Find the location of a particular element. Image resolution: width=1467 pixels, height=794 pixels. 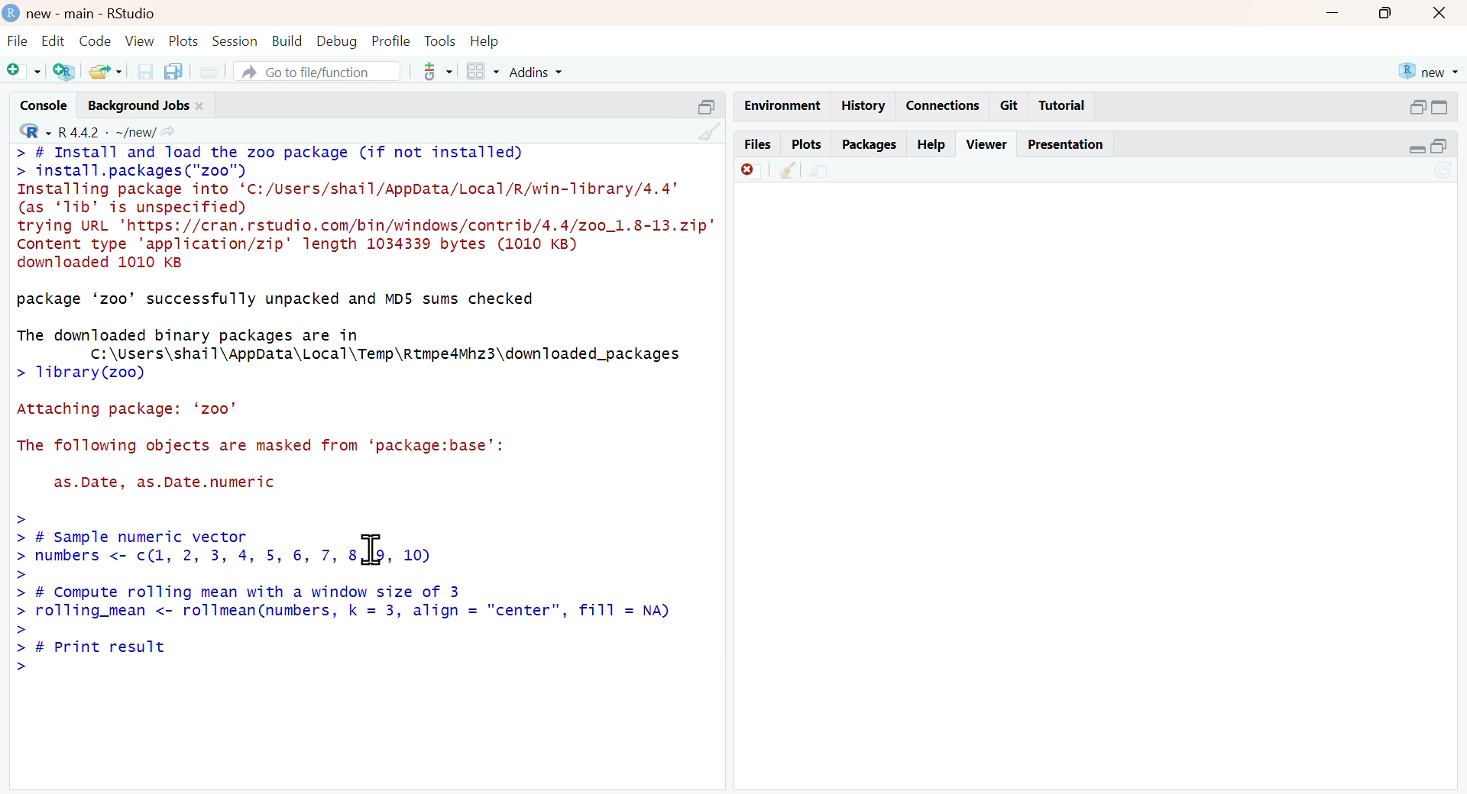

git is located at coordinates (1010, 105).